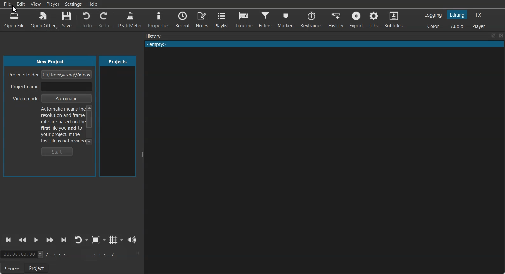  Describe the element at coordinates (457, 25) in the screenshot. I see `Switching to Audio Layout` at that location.